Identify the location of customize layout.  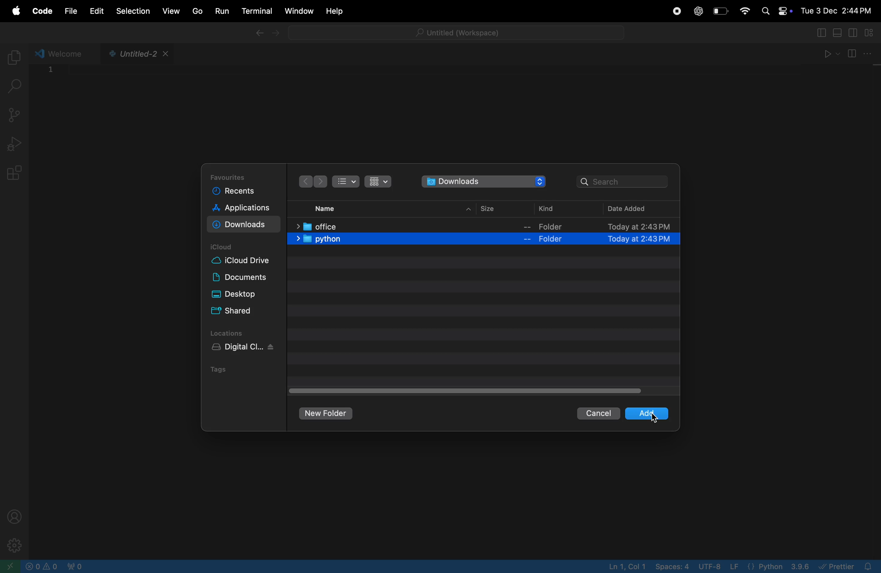
(872, 32).